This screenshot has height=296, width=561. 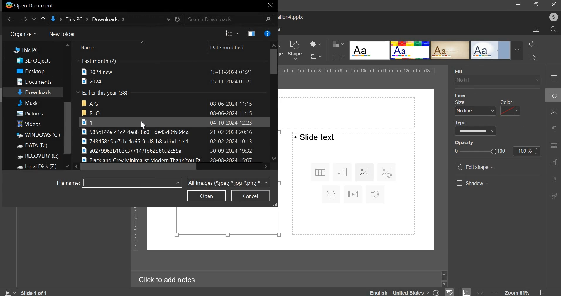 I want to click on New folder, so click(x=62, y=33).